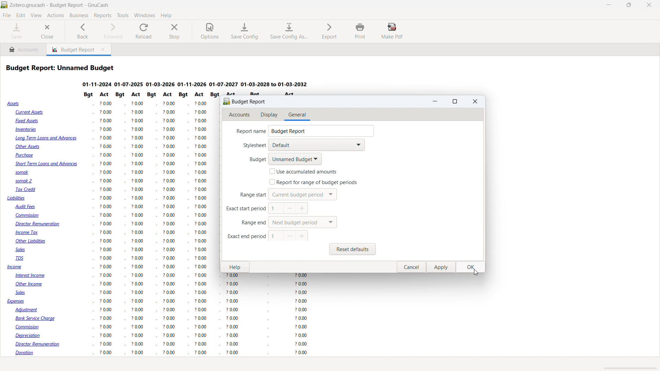  I want to click on Inventories, so click(27, 130).